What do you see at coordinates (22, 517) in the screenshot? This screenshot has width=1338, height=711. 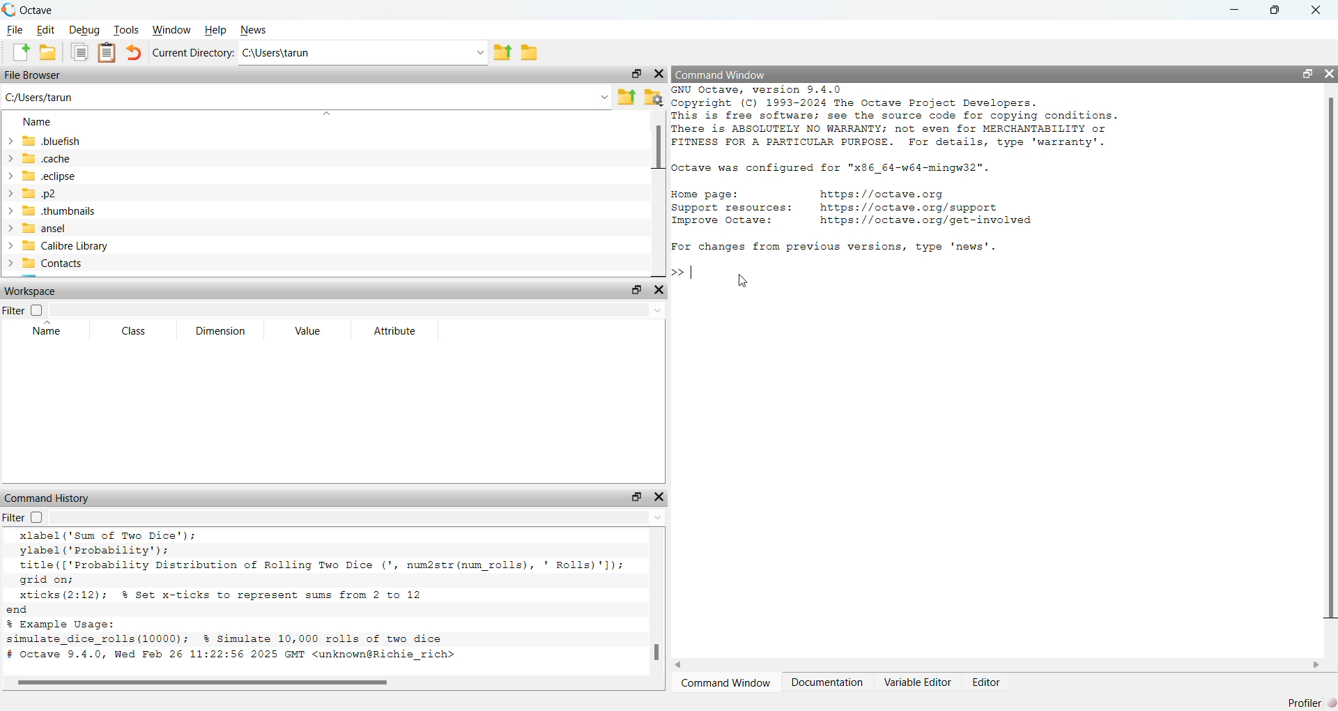 I see `Filter` at bounding box center [22, 517].